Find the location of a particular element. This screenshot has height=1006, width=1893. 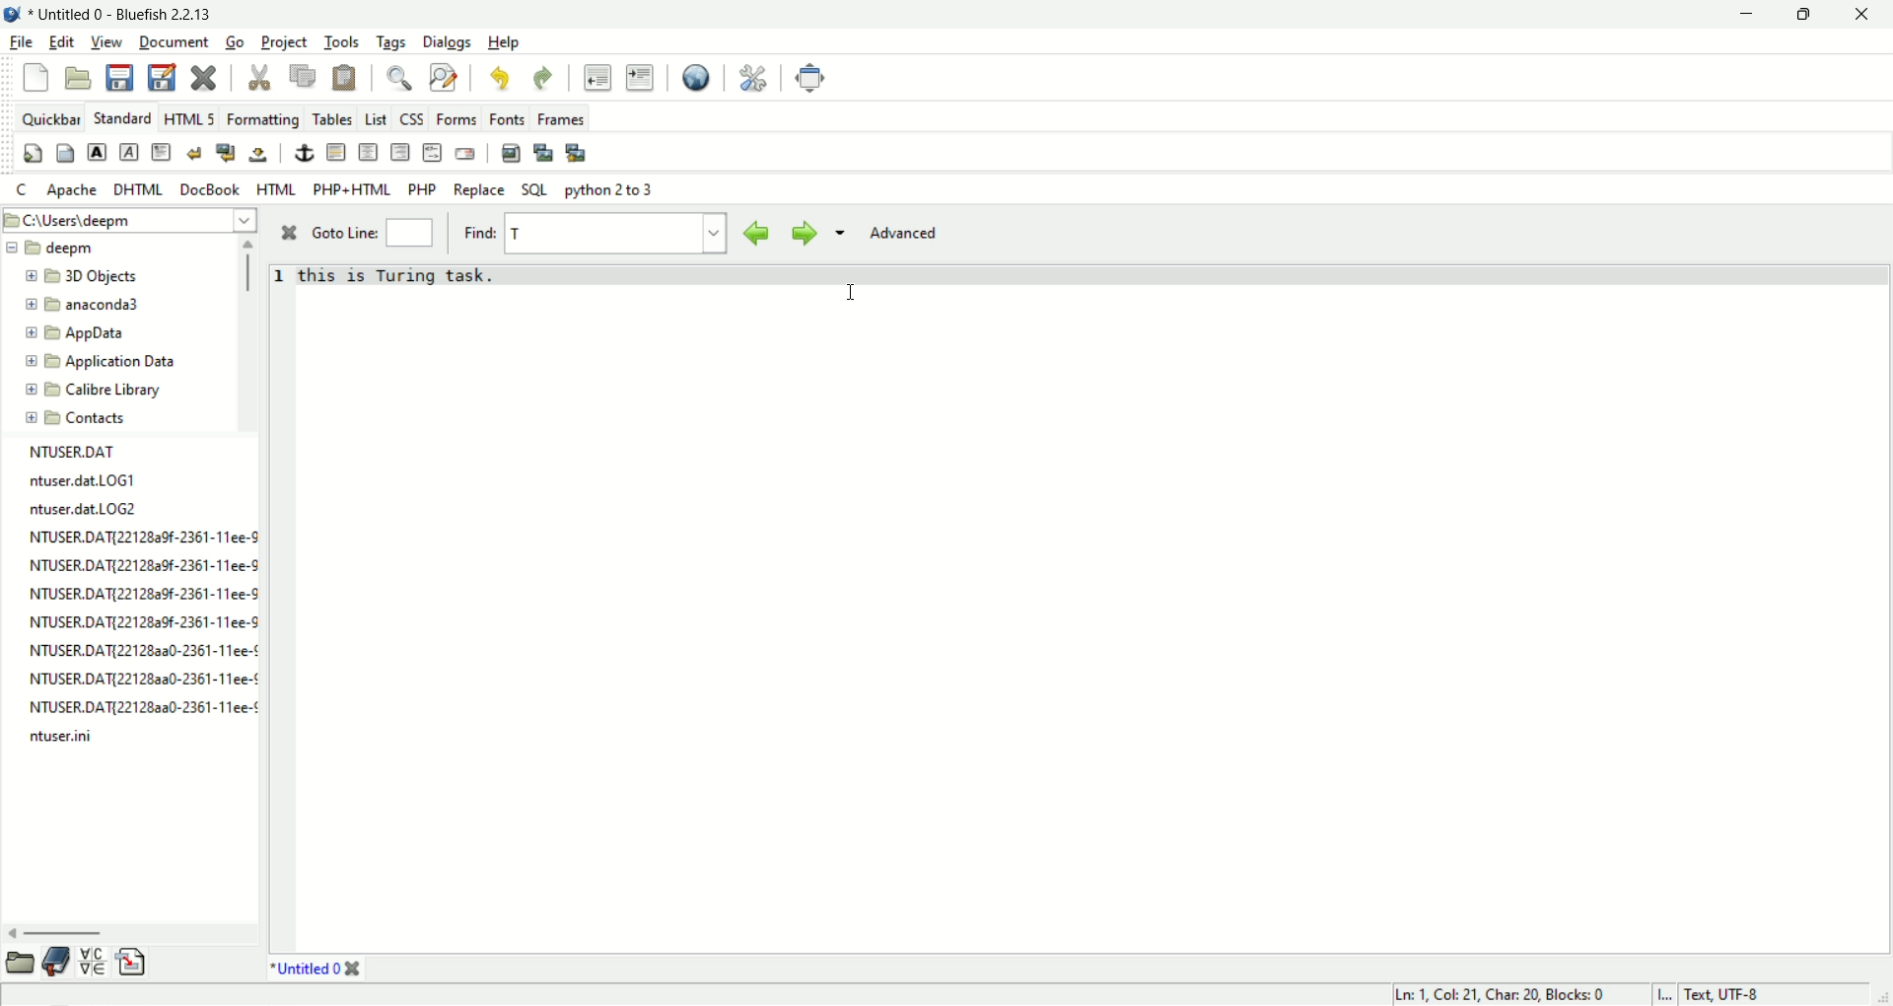

scroll bar is located at coordinates (249, 332).